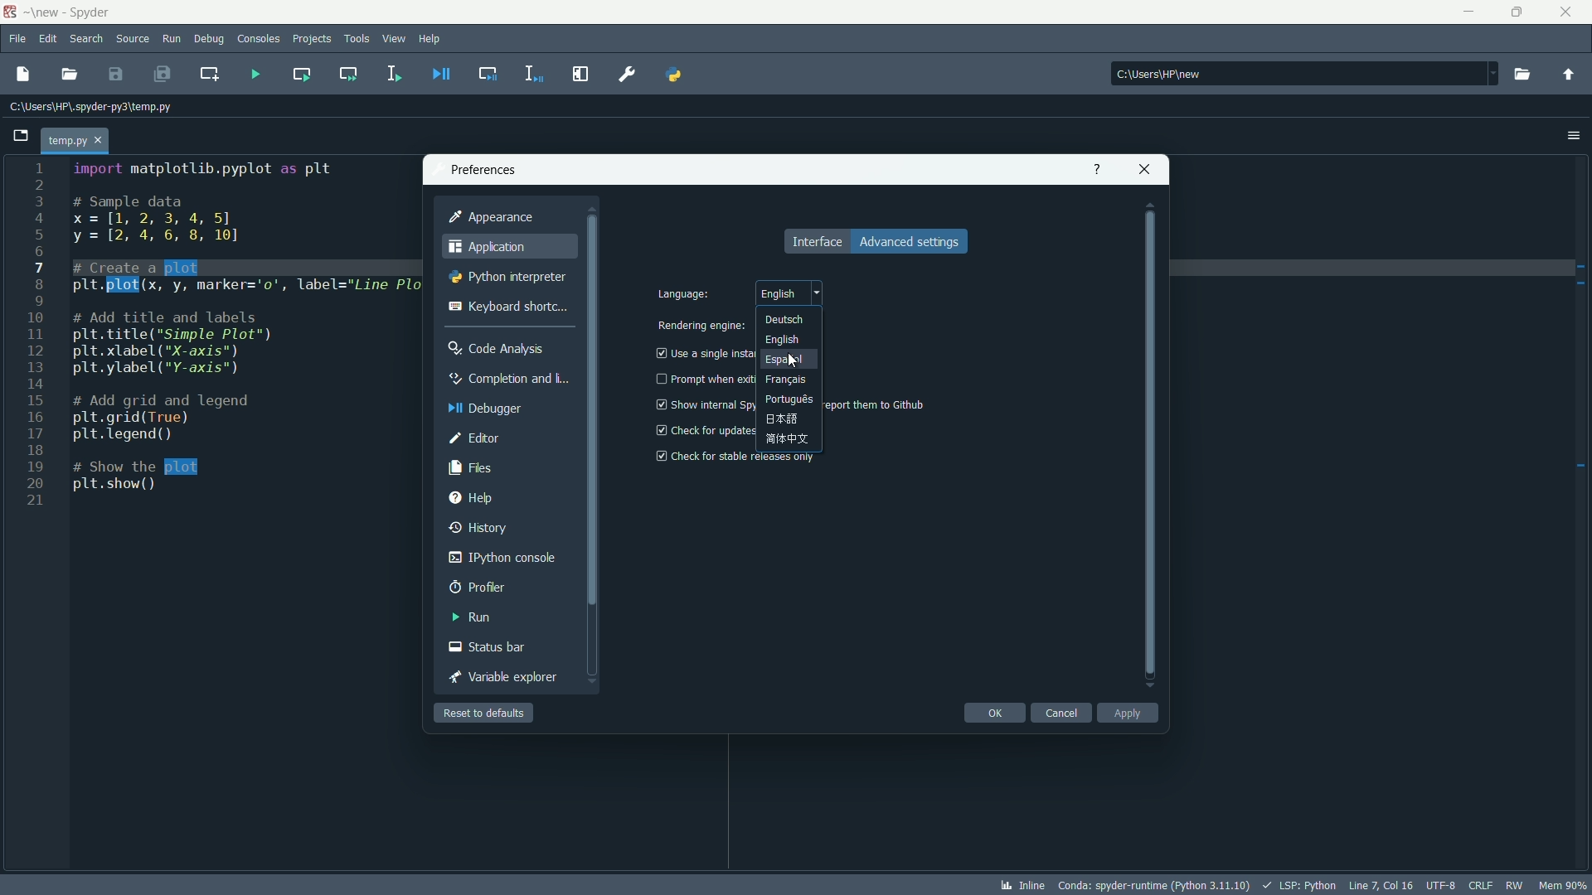 This screenshot has width=1592, height=895. I want to click on run selection, so click(391, 73).